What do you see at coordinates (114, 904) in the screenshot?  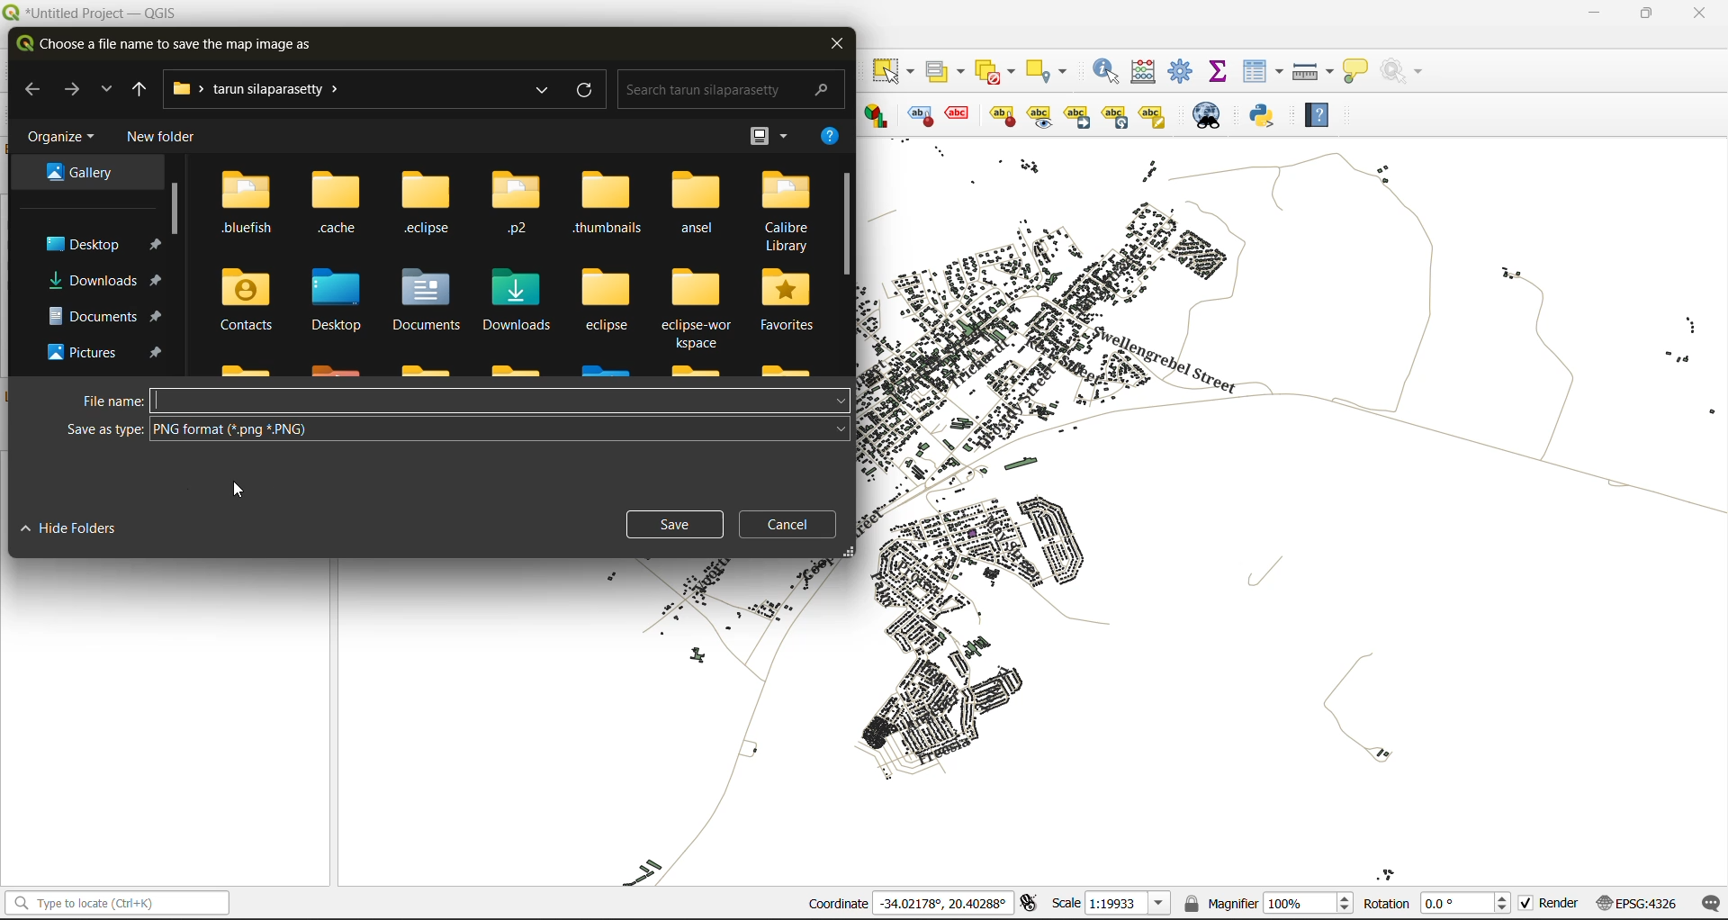 I see `status bar` at bounding box center [114, 904].